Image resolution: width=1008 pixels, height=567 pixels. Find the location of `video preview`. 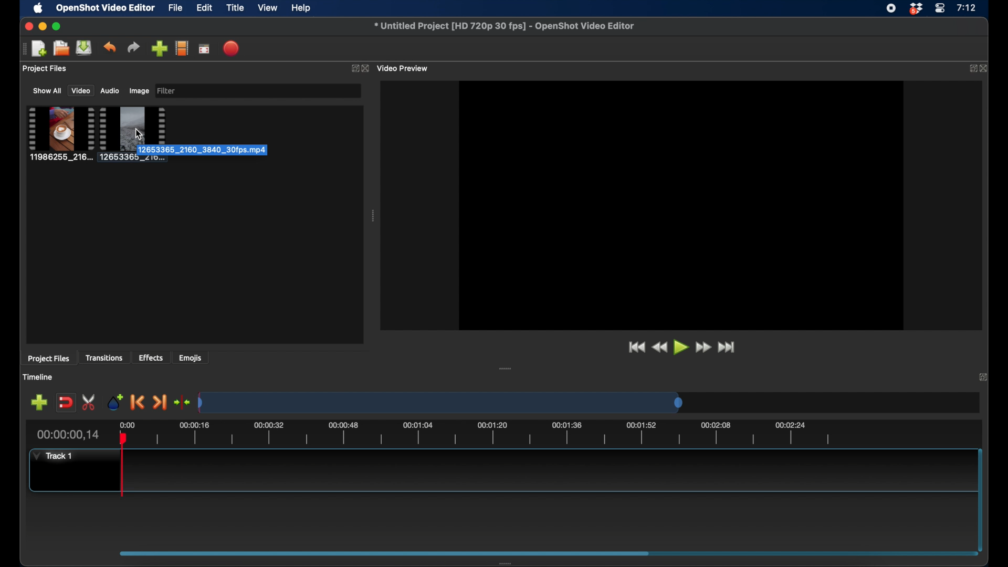

video preview is located at coordinates (681, 204).